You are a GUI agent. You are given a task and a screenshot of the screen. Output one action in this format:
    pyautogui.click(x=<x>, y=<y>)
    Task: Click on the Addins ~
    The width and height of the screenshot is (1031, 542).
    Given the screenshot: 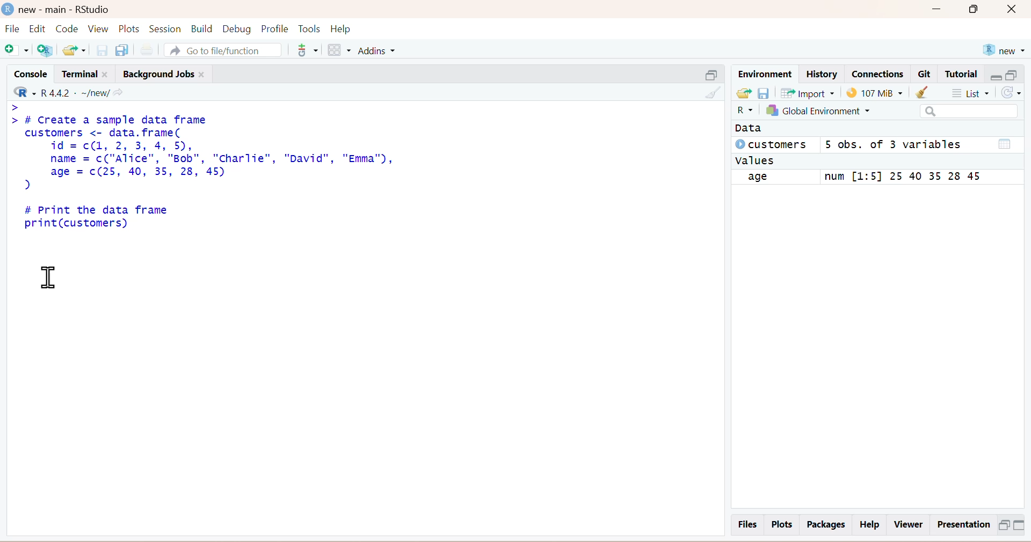 What is the action you would take?
    pyautogui.click(x=378, y=51)
    